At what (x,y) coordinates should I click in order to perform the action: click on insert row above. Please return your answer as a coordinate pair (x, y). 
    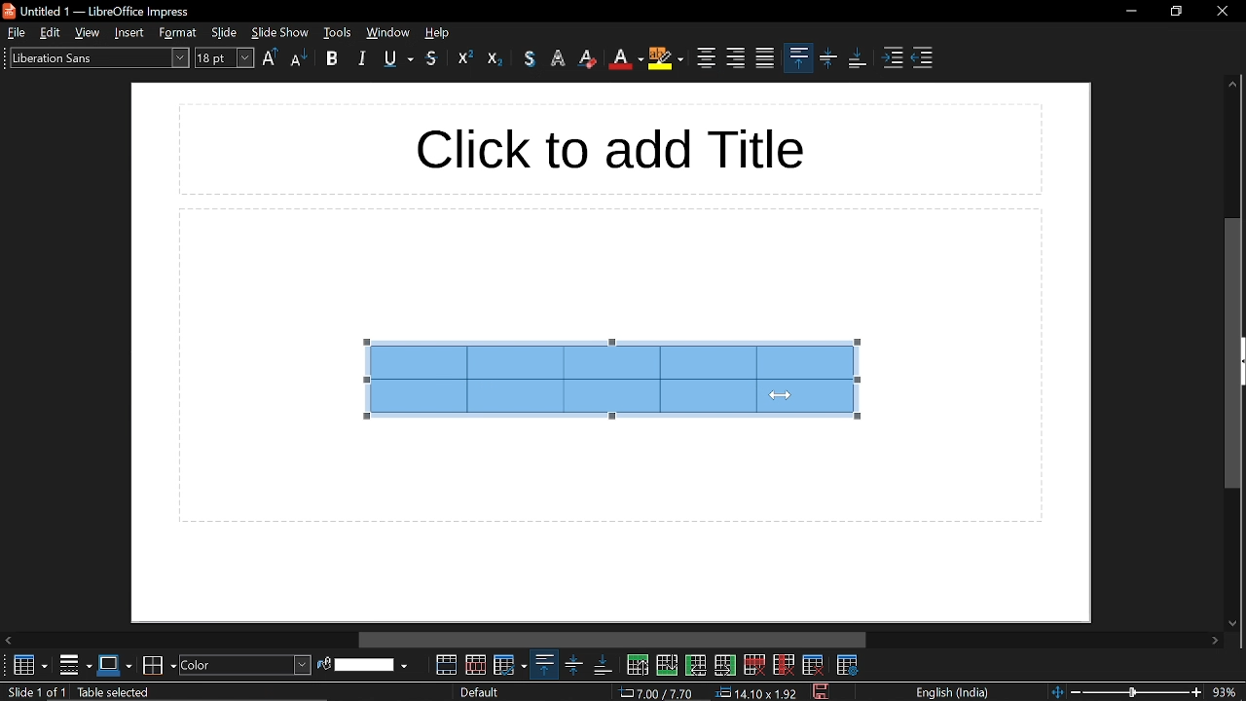
    Looking at the image, I should click on (637, 664).